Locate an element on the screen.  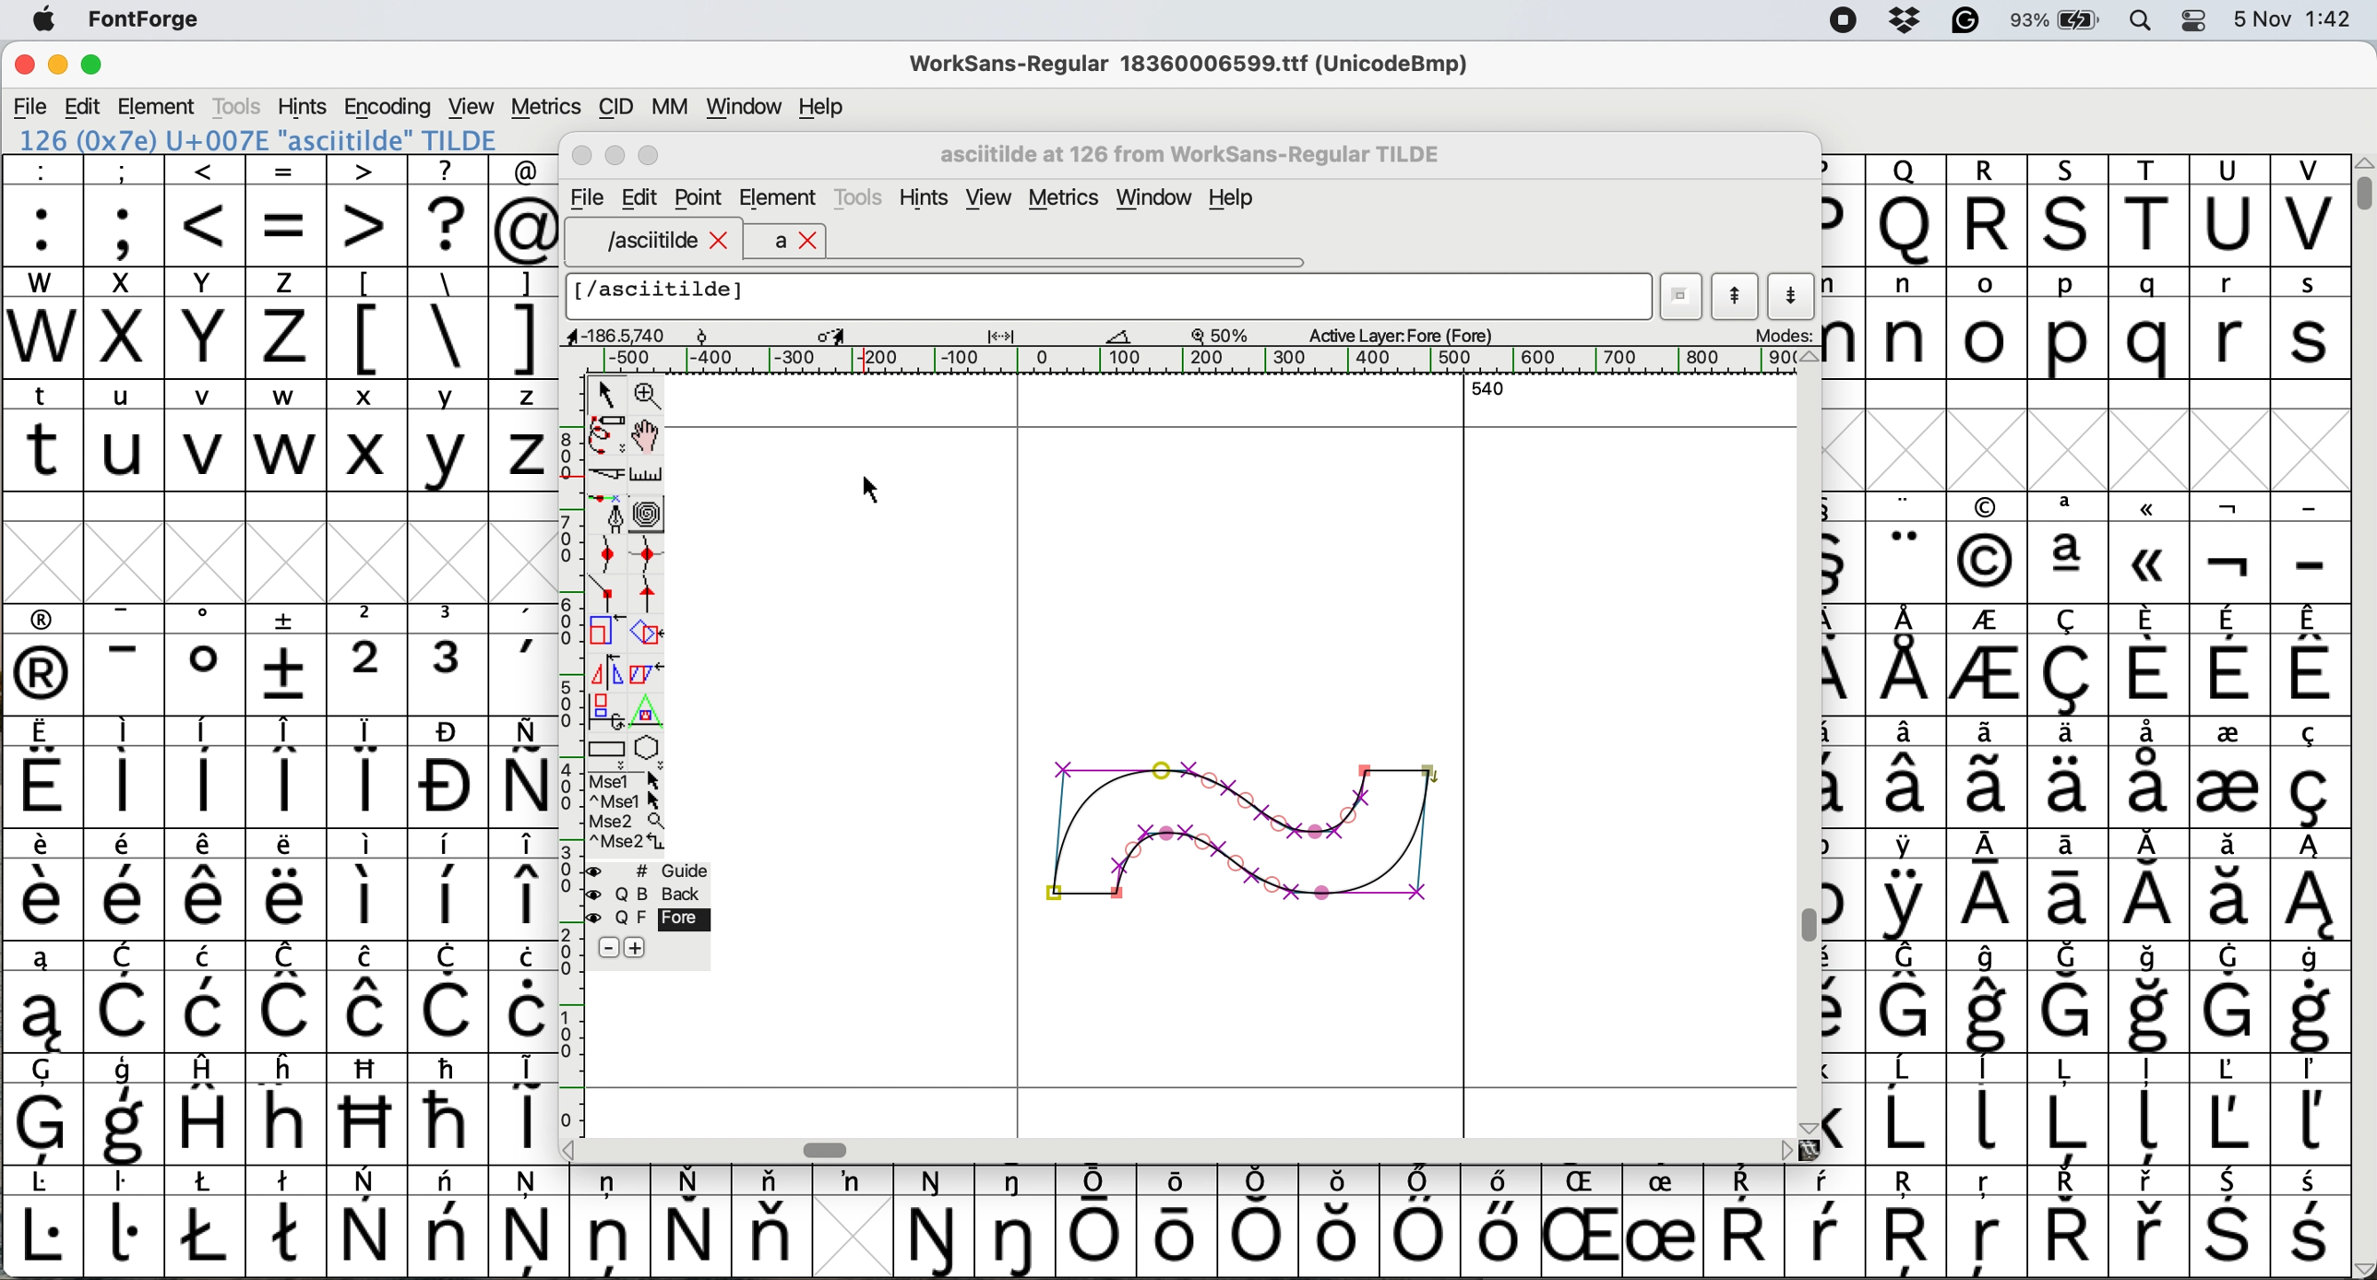
V is located at coordinates (2310, 211).